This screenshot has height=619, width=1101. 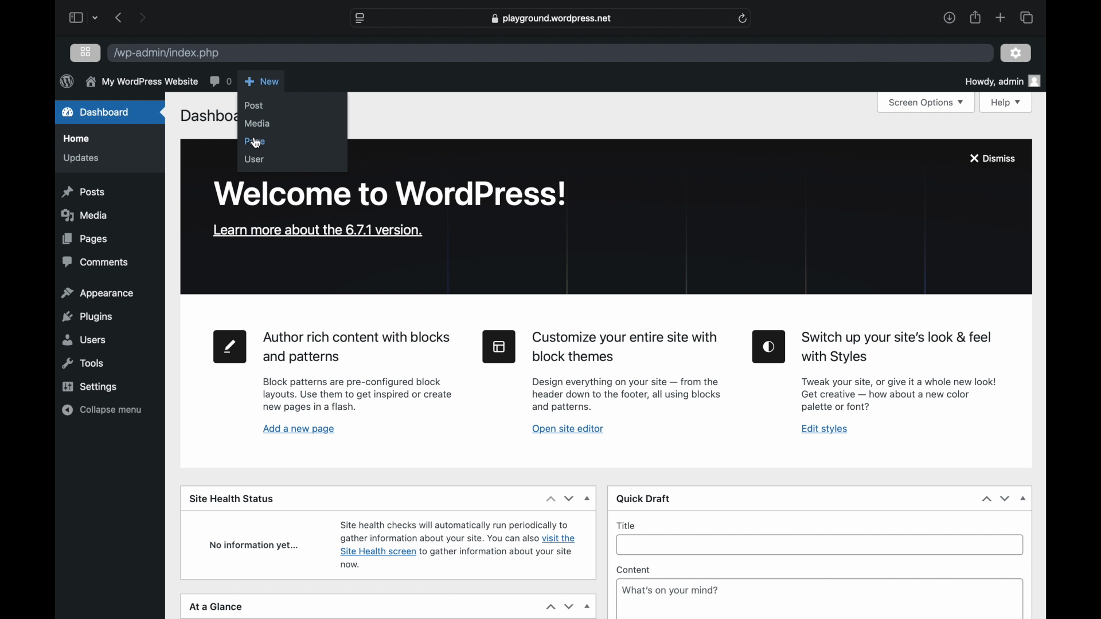 I want to click on open site editor, so click(x=569, y=429).